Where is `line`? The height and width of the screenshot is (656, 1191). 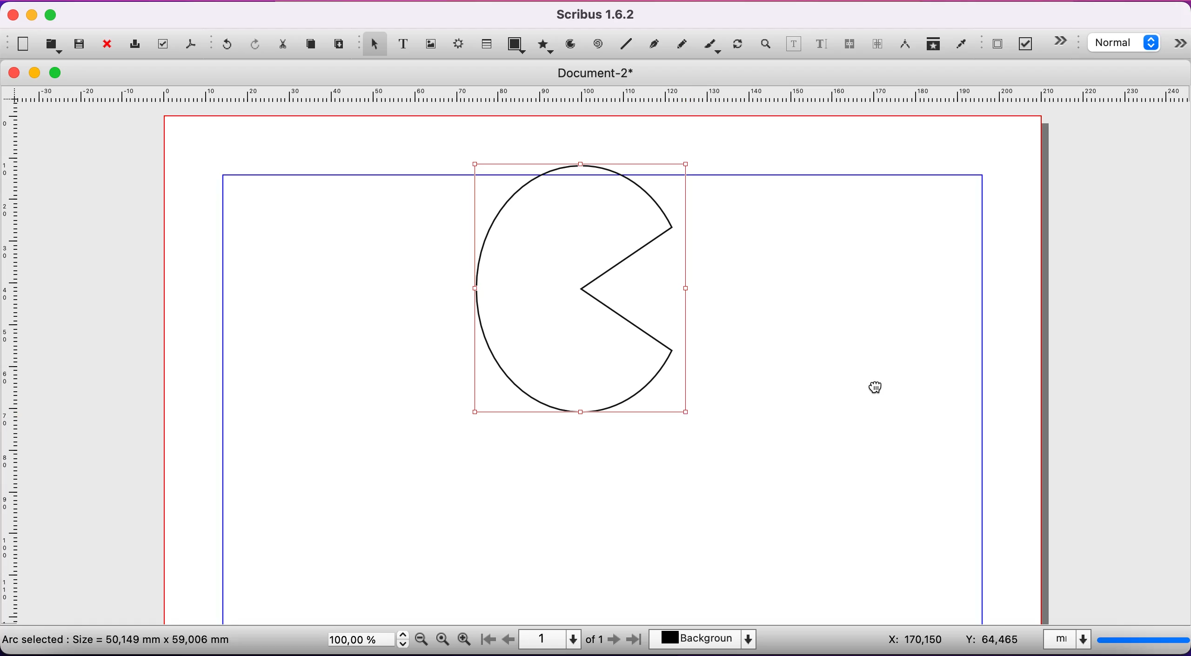 line is located at coordinates (627, 44).